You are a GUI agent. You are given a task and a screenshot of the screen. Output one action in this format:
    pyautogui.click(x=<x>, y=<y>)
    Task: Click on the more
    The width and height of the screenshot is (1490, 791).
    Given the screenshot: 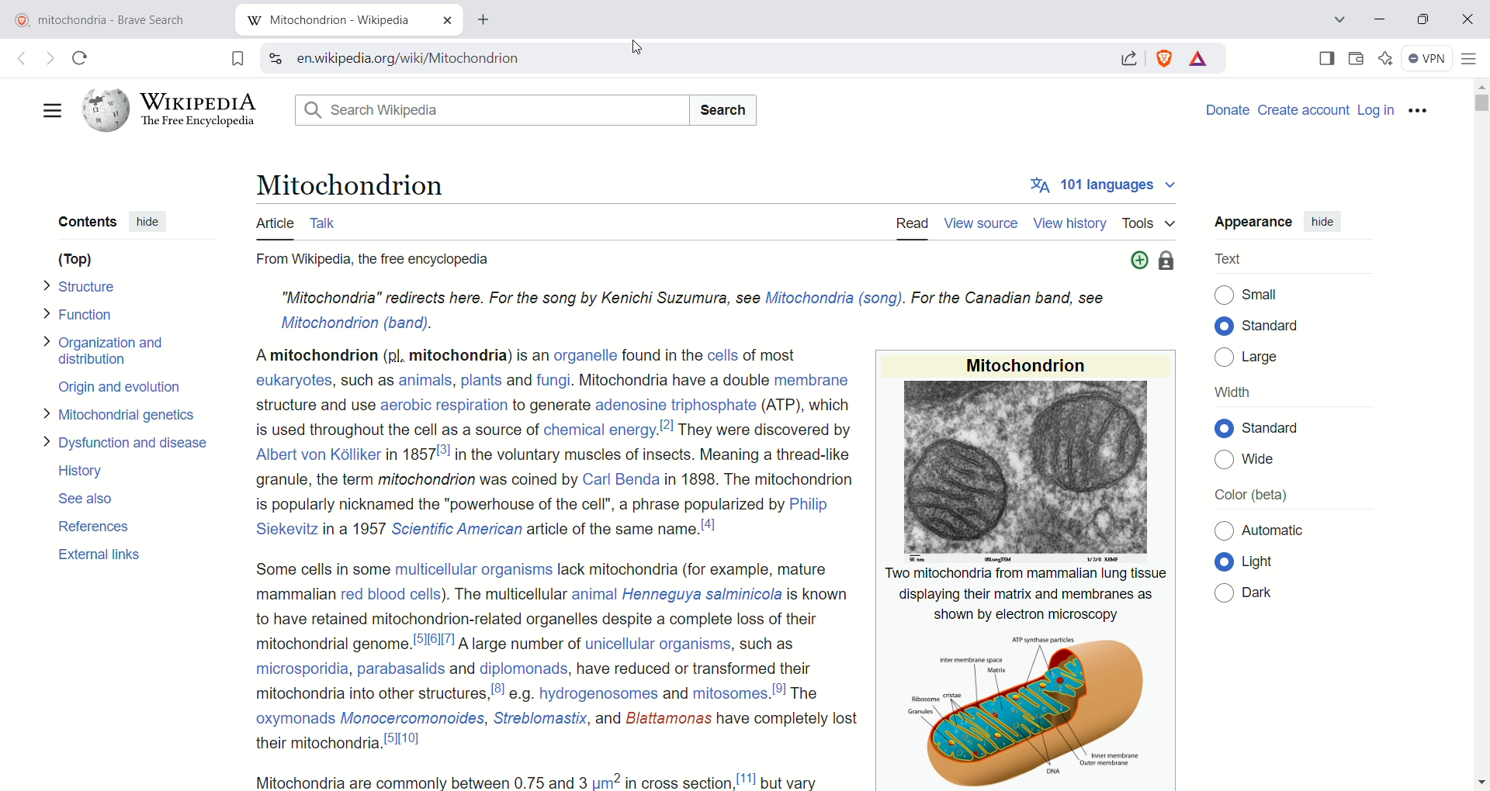 What is the action you would take?
    pyautogui.click(x=1136, y=261)
    